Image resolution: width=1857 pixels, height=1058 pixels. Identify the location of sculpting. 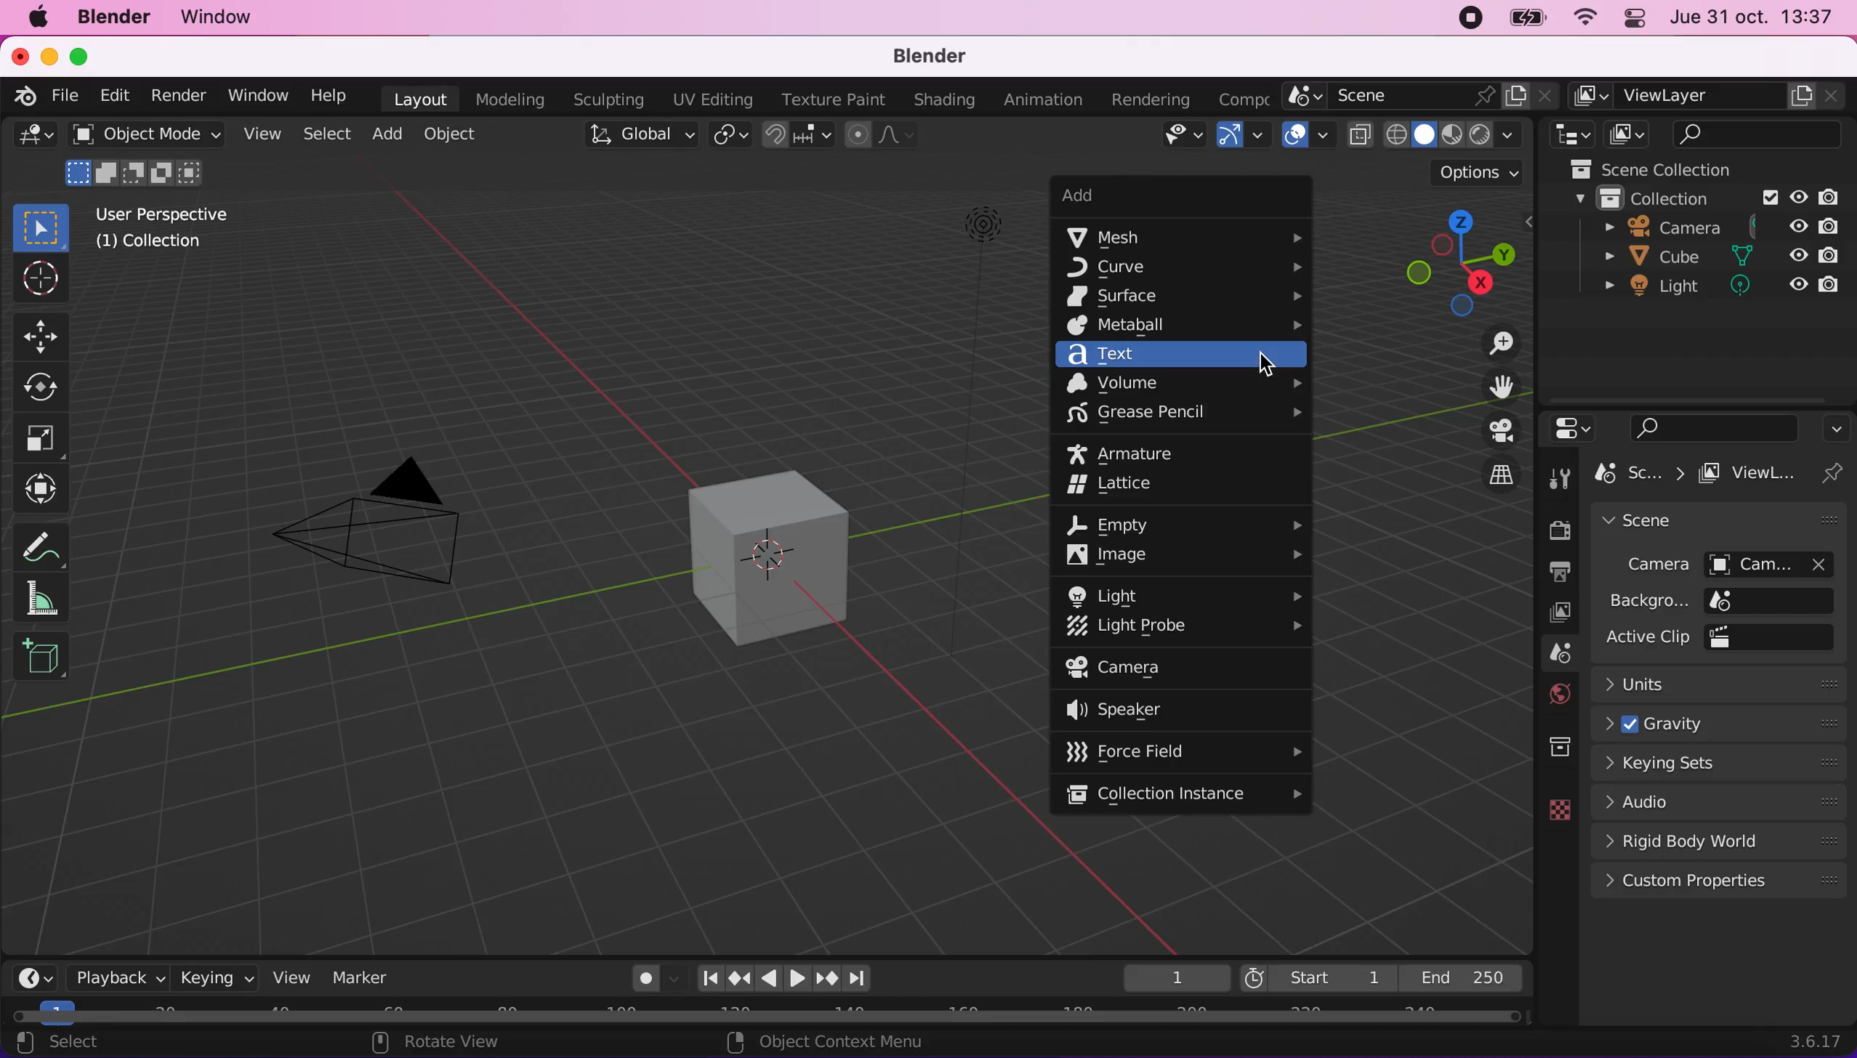
(609, 98).